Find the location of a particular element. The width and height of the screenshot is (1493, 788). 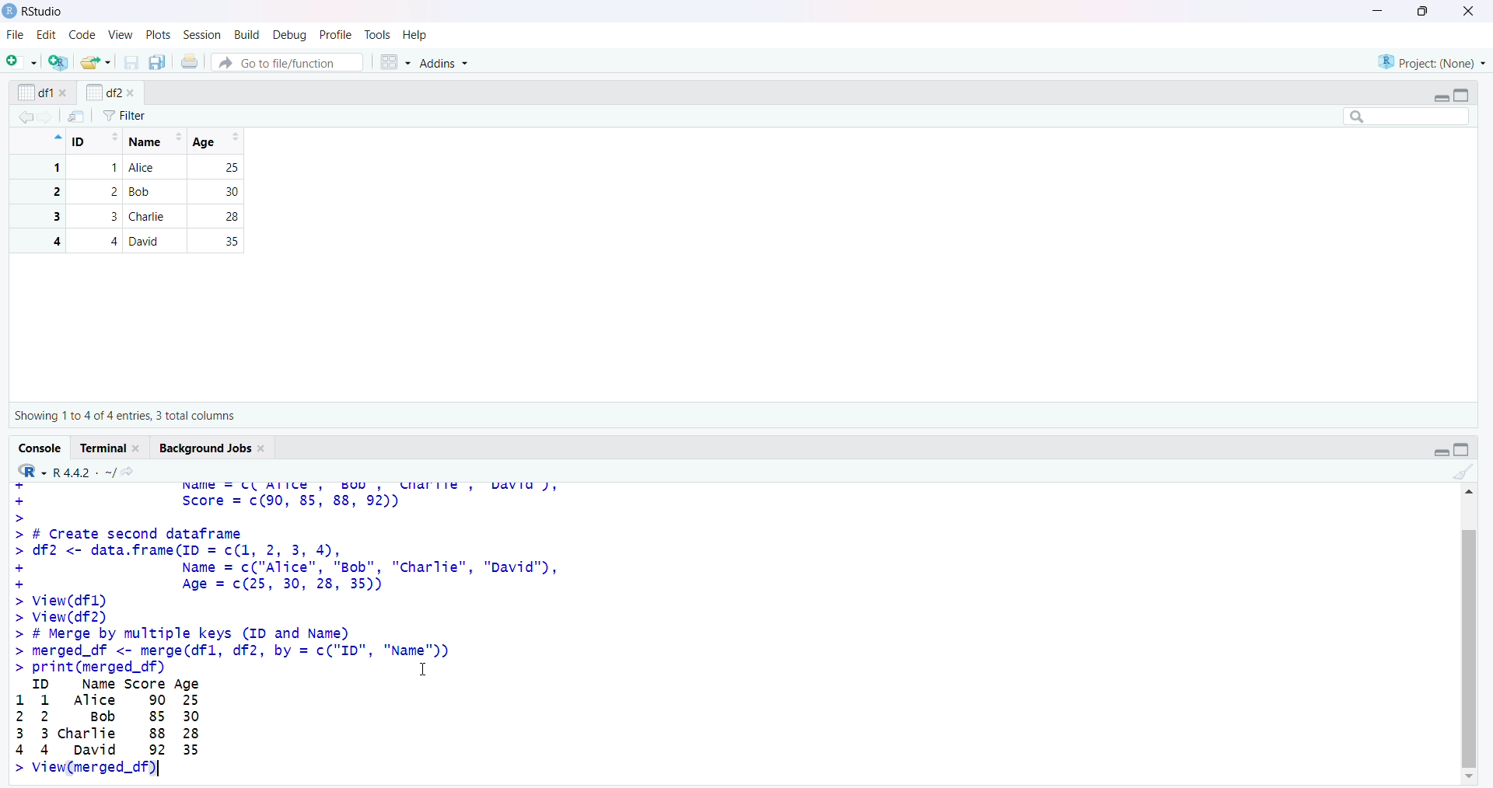

project (none) is located at coordinates (1432, 61).